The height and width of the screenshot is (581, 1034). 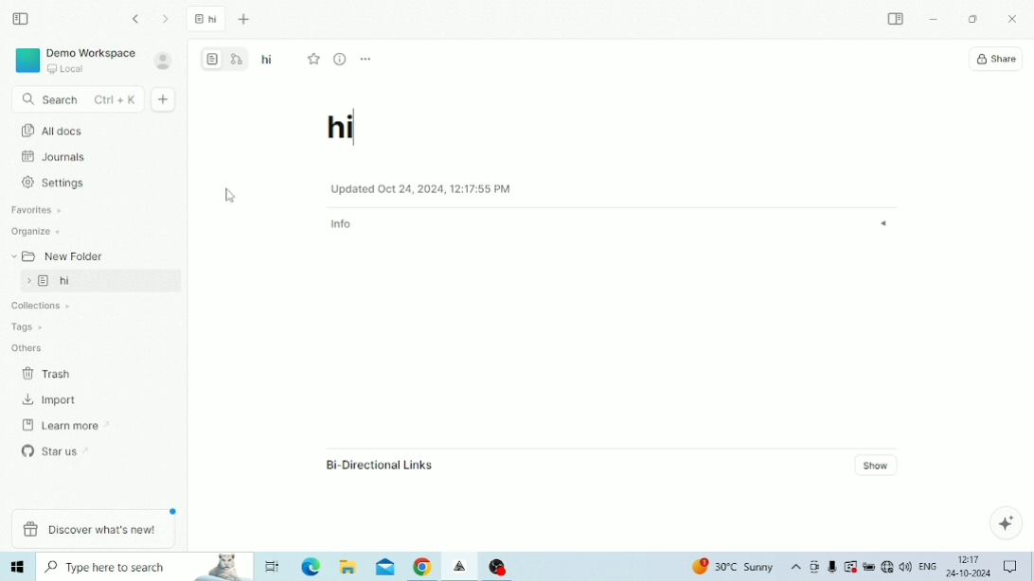 I want to click on Discover what's new!, so click(x=93, y=530).